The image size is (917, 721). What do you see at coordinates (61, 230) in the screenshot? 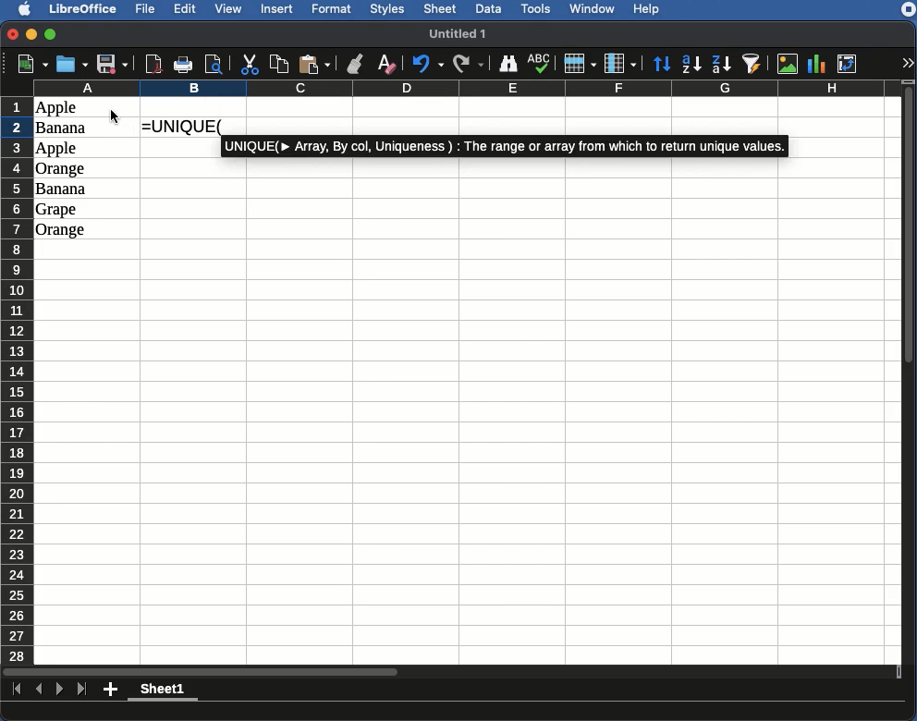
I see `Orange` at bounding box center [61, 230].